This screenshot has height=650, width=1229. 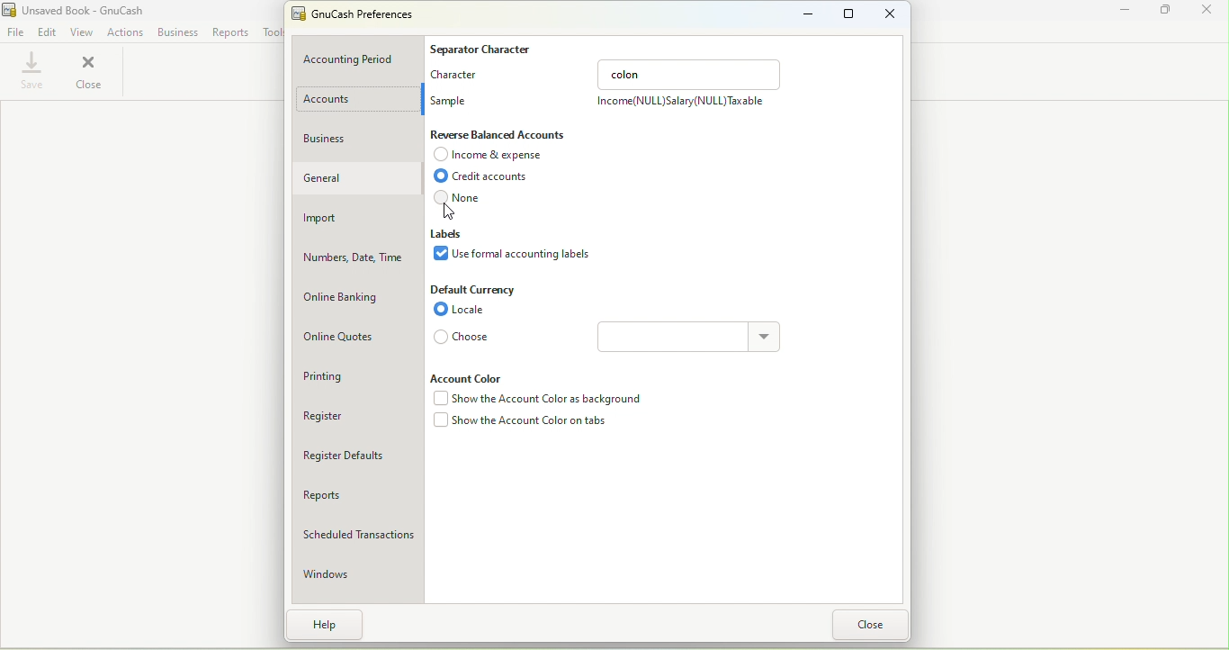 I want to click on Printing, so click(x=357, y=378).